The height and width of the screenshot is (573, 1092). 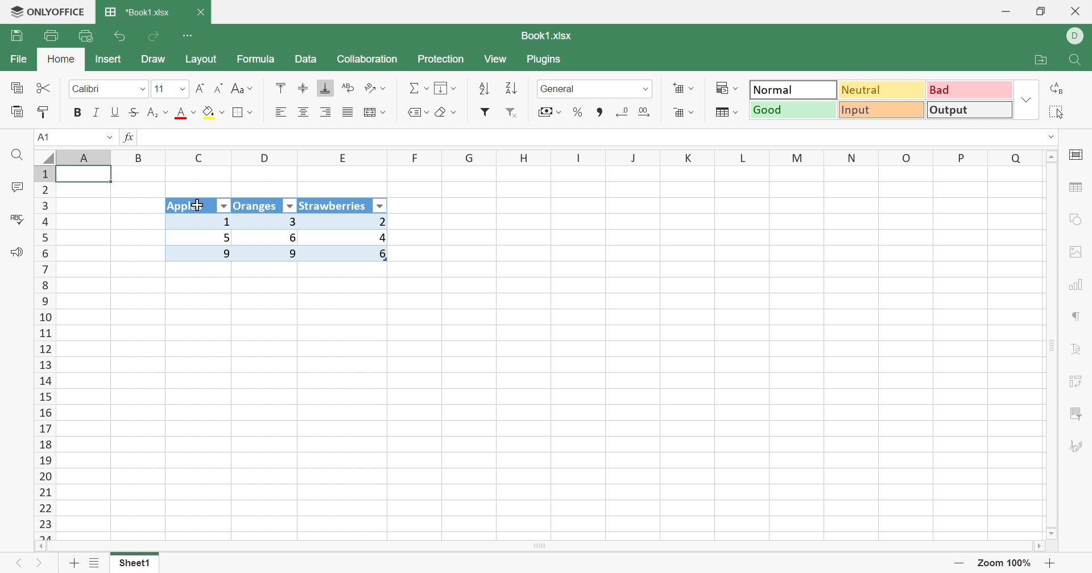 What do you see at coordinates (730, 88) in the screenshot?
I see `Conditional formatting` at bounding box center [730, 88].